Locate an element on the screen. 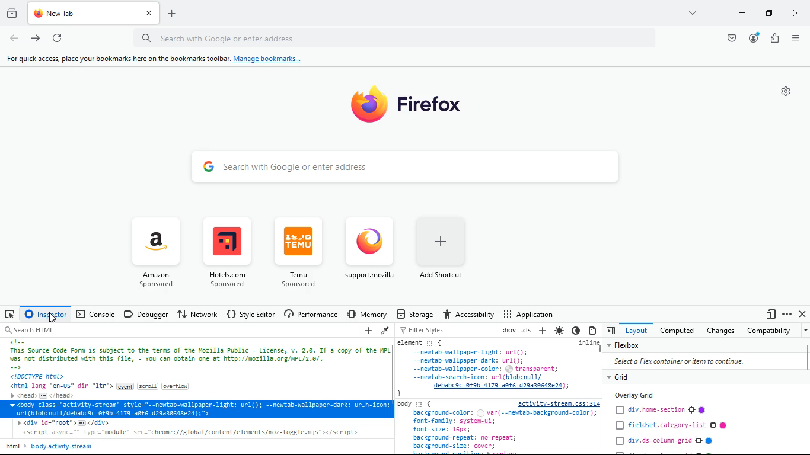 This screenshot has width=810, height=455. dark is located at coordinates (576, 331).